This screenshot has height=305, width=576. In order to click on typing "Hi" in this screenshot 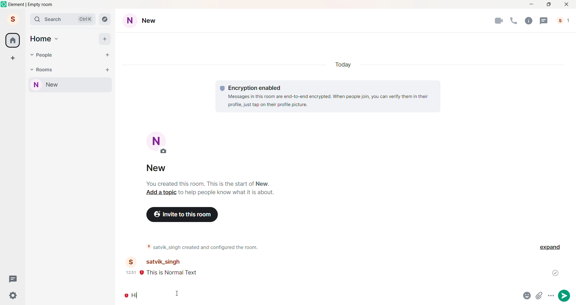, I will do `click(324, 296)`.